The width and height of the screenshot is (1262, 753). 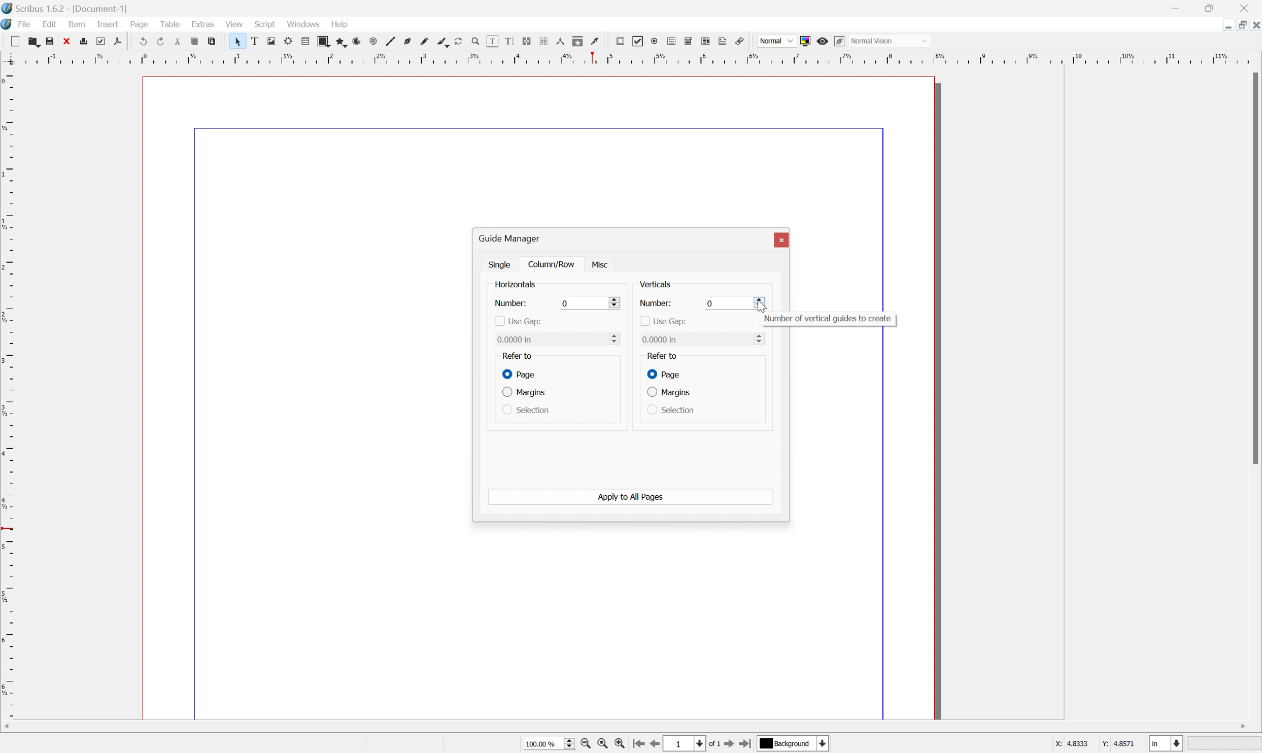 I want to click on help, so click(x=340, y=24).